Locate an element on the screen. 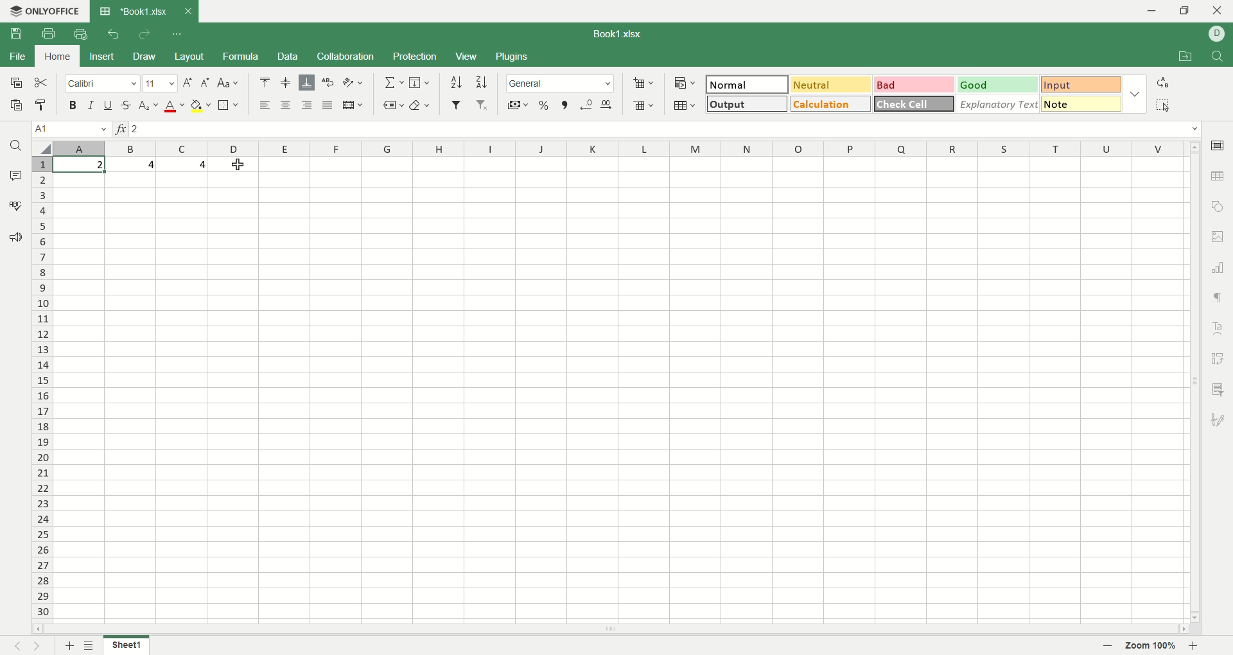  sort descending is located at coordinates (481, 82).